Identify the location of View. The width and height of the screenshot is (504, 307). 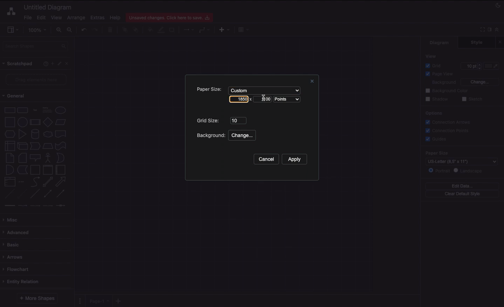
(56, 16).